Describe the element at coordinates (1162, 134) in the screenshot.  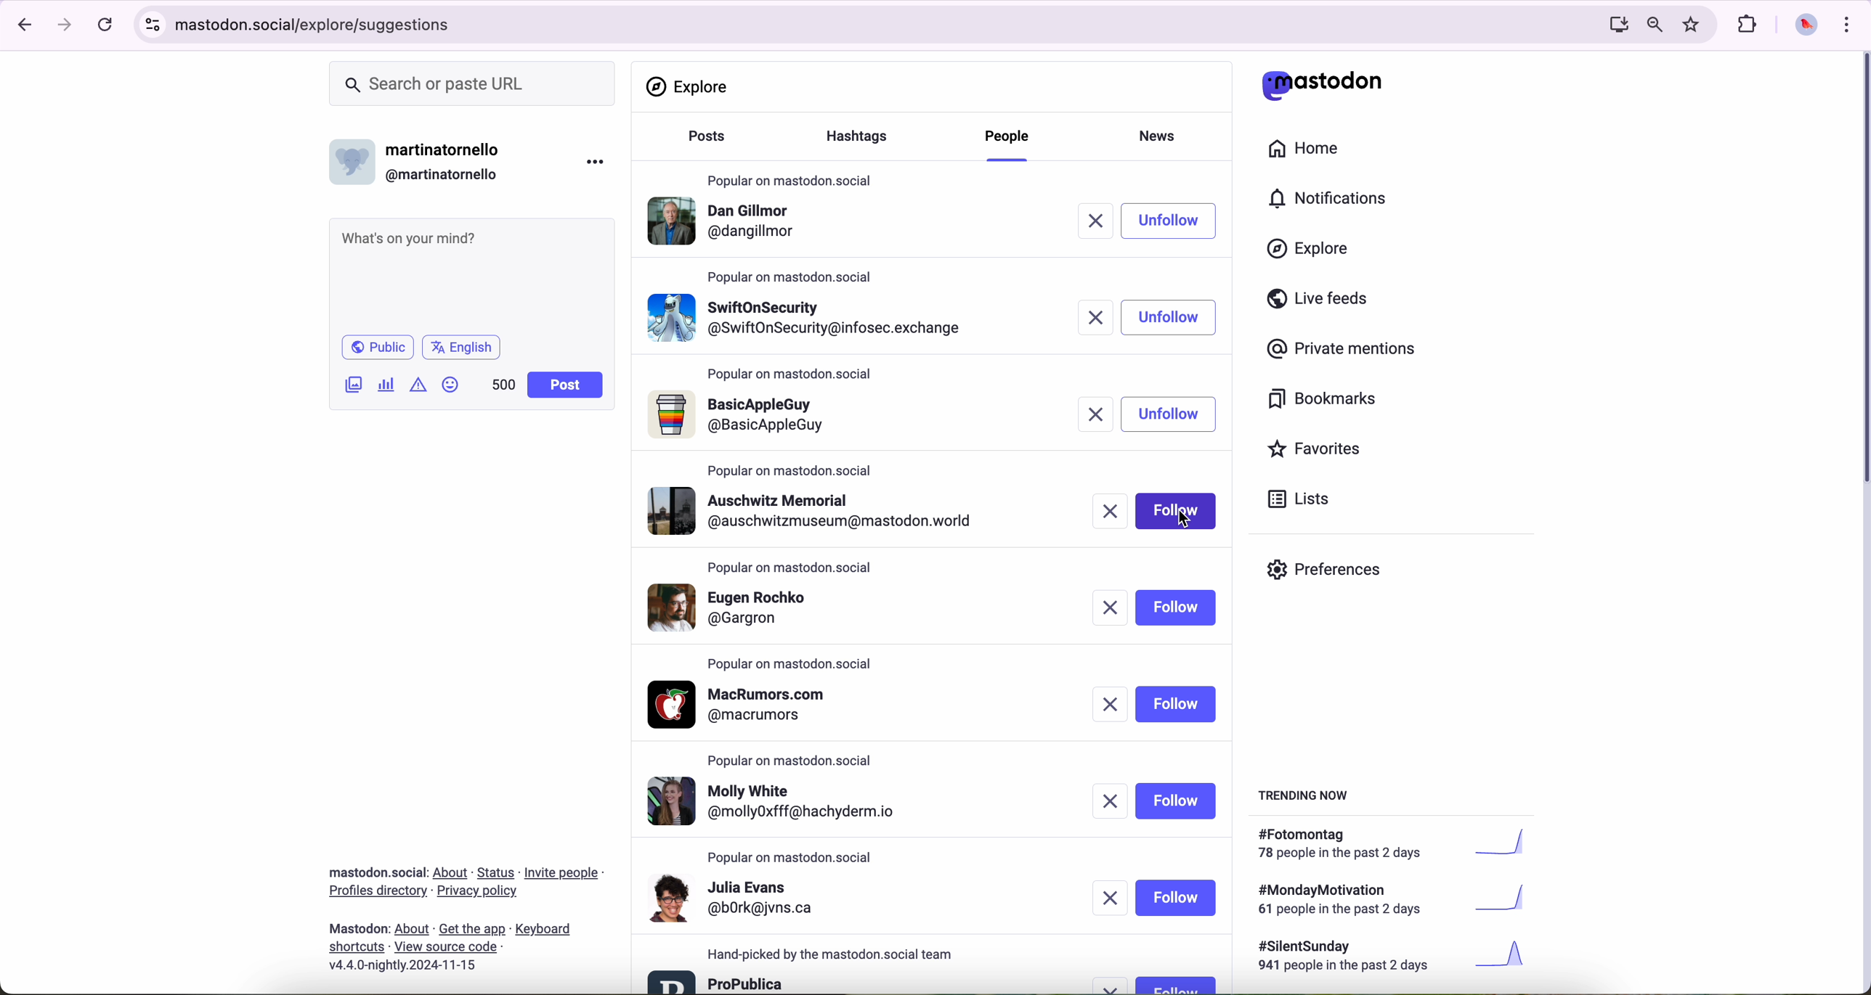
I see `news` at that location.